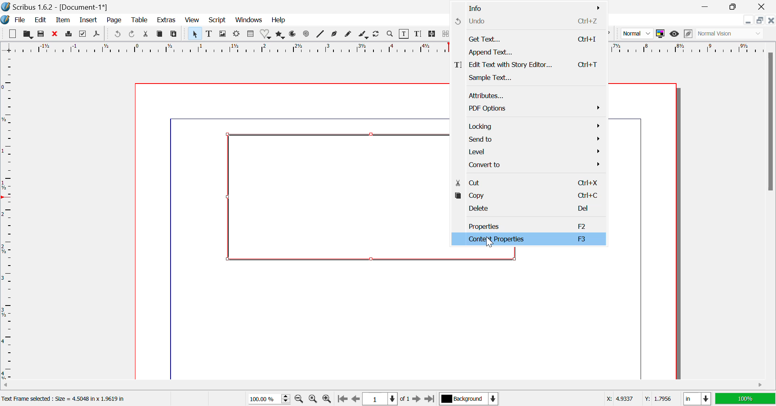  What do you see at coordinates (733, 6) in the screenshot?
I see `Minimize` at bounding box center [733, 6].